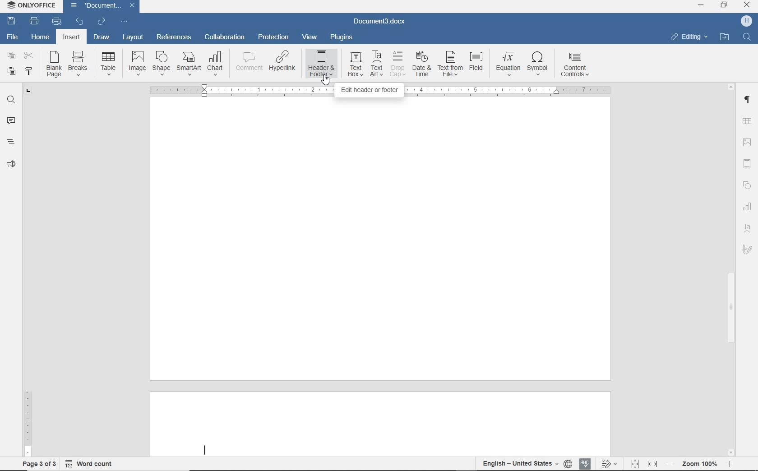  What do you see at coordinates (80, 65) in the screenshot?
I see `BREAKS` at bounding box center [80, 65].